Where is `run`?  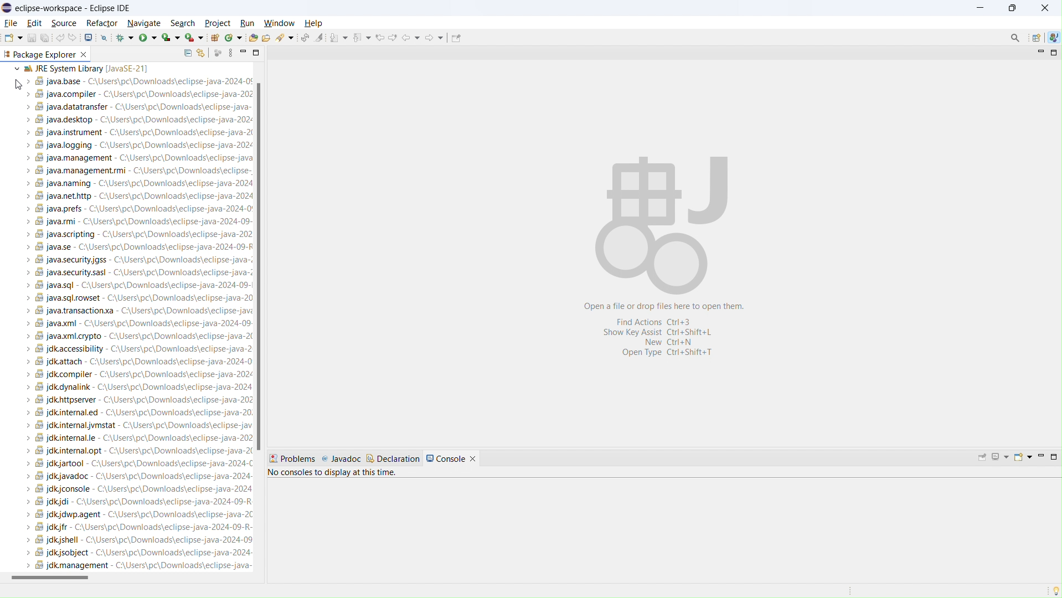
run is located at coordinates (244, 22).